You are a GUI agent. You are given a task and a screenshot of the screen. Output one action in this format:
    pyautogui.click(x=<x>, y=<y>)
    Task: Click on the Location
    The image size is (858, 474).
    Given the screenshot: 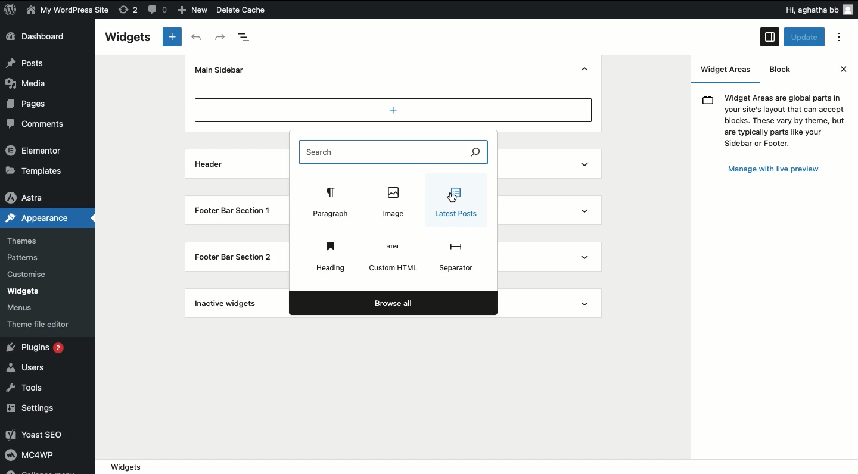 What is the action you would take?
    pyautogui.click(x=482, y=467)
    